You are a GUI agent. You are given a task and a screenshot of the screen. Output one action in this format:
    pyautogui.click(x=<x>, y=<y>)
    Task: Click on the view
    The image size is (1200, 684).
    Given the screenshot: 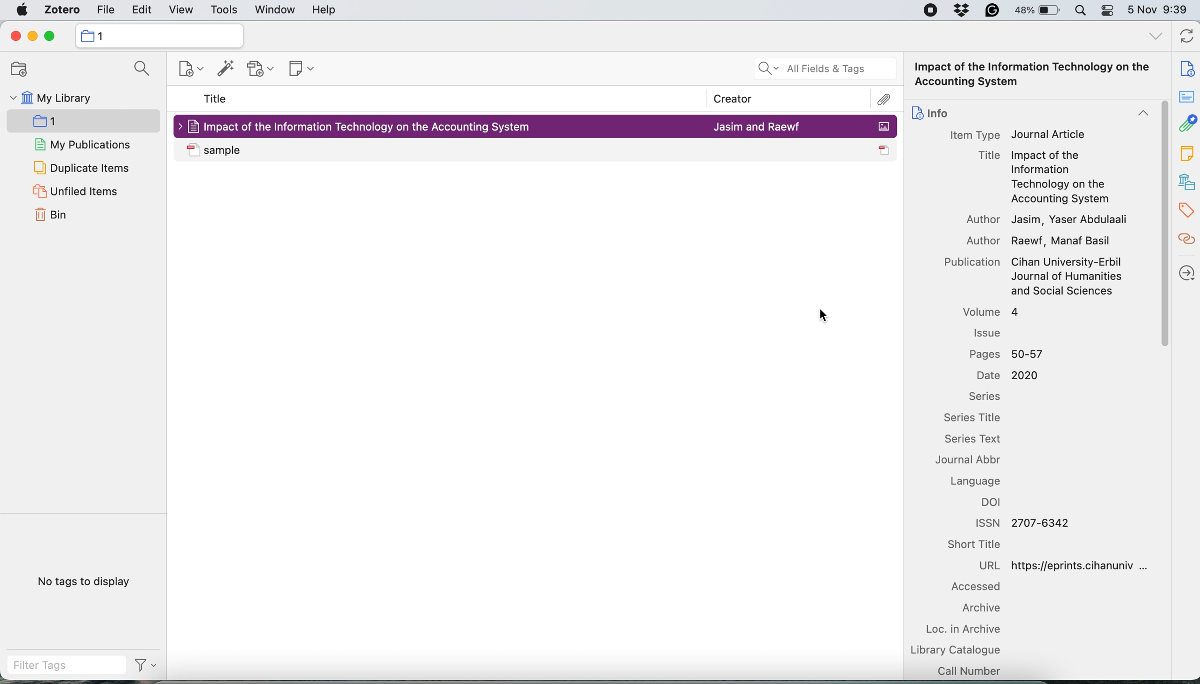 What is the action you would take?
    pyautogui.click(x=182, y=10)
    